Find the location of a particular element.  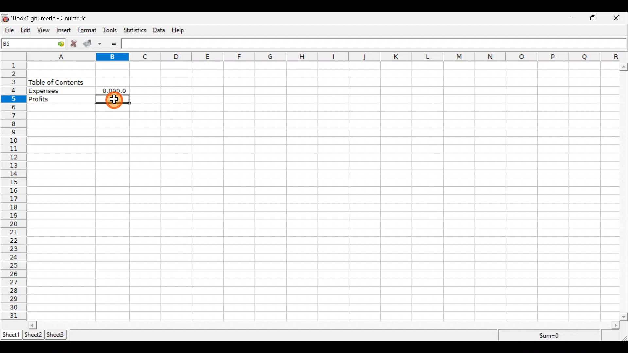

alphabets row is located at coordinates (318, 57).